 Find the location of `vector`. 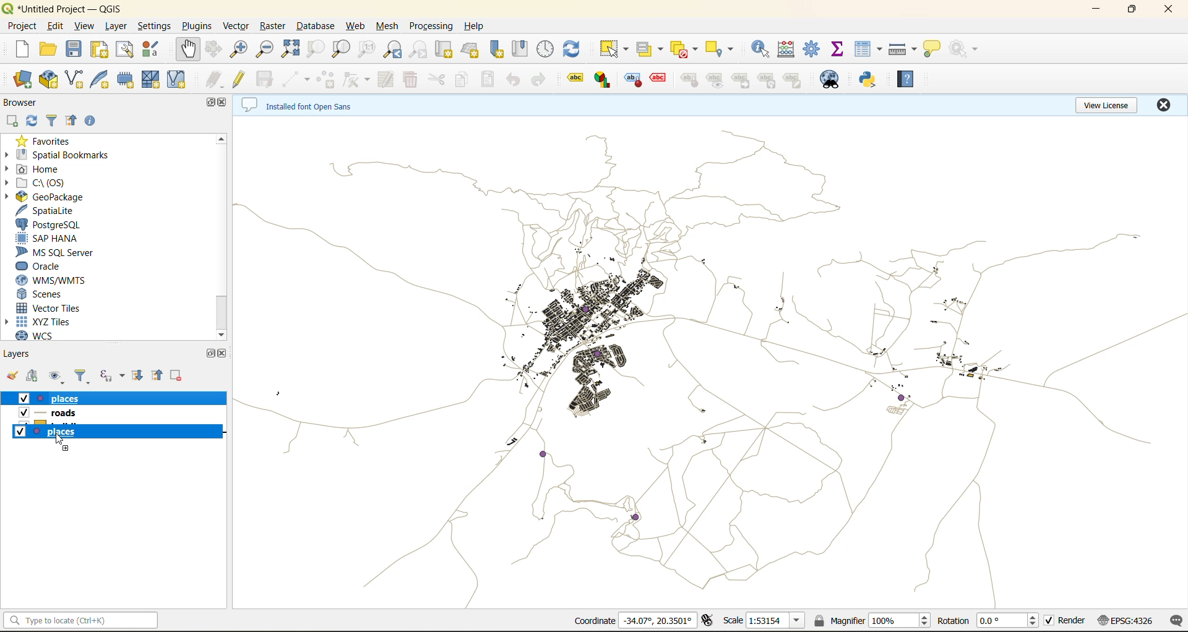

vector is located at coordinates (237, 26).